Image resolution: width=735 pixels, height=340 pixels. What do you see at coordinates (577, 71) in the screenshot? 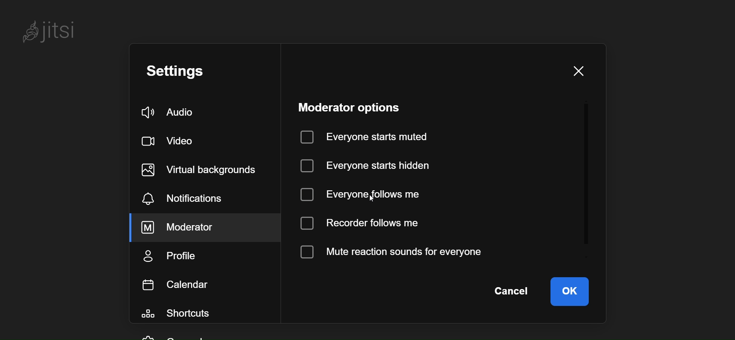
I see `close window` at bounding box center [577, 71].